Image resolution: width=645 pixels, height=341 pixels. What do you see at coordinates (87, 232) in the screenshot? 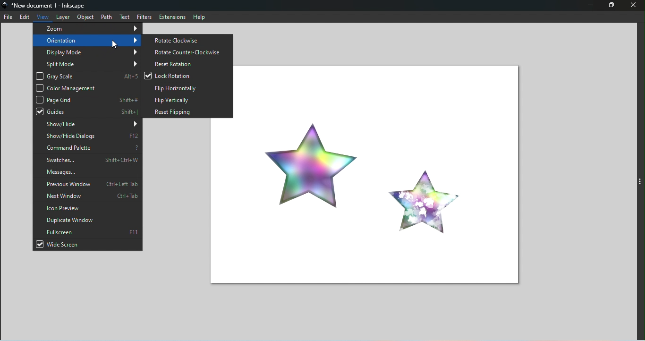
I see `Fullscreen` at bounding box center [87, 232].